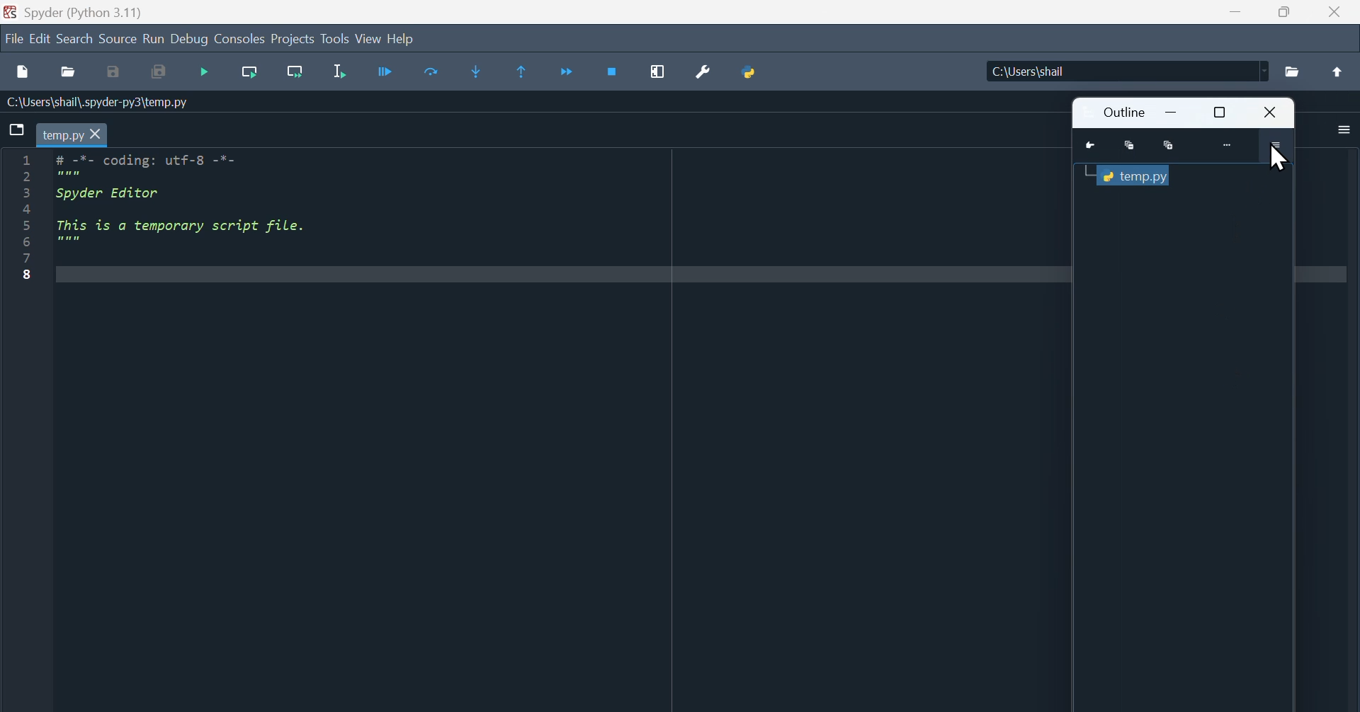 The height and width of the screenshot is (712, 1360). Describe the element at coordinates (519, 71) in the screenshot. I see `Execute until same function returns` at that location.